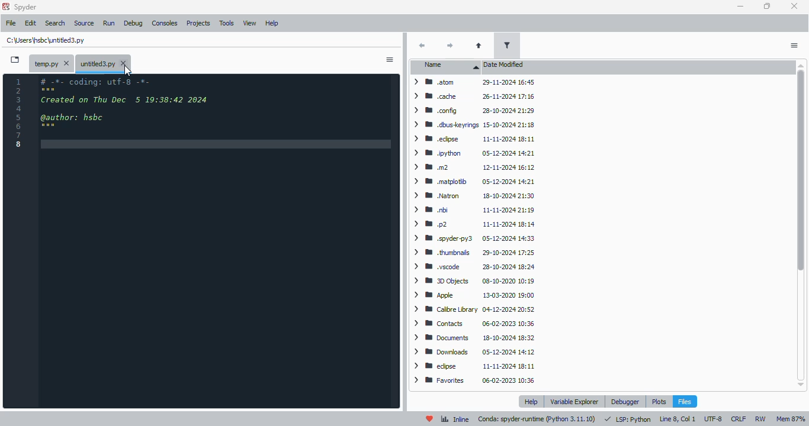 This screenshot has width=809, height=426. Describe the element at coordinates (531, 402) in the screenshot. I see `help` at that location.